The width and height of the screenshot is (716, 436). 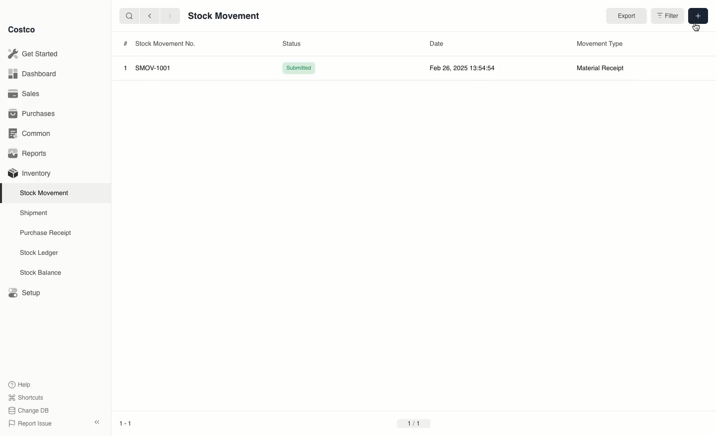 What do you see at coordinates (414, 423) in the screenshot?
I see `1/1` at bounding box center [414, 423].